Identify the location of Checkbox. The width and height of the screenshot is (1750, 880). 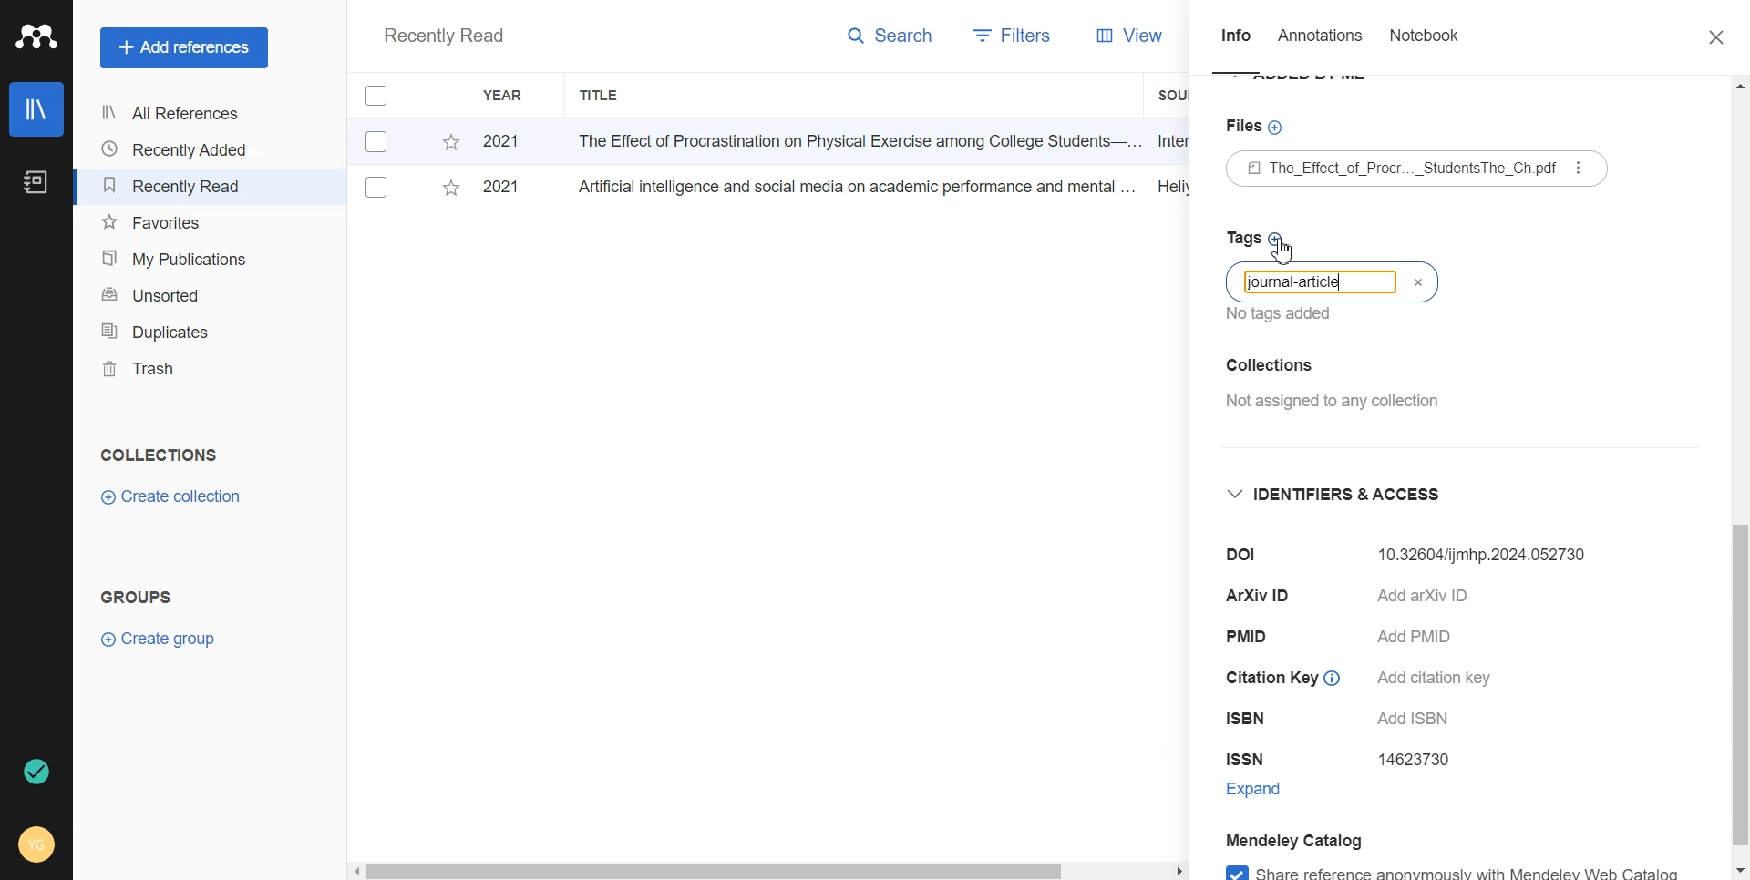
(377, 188).